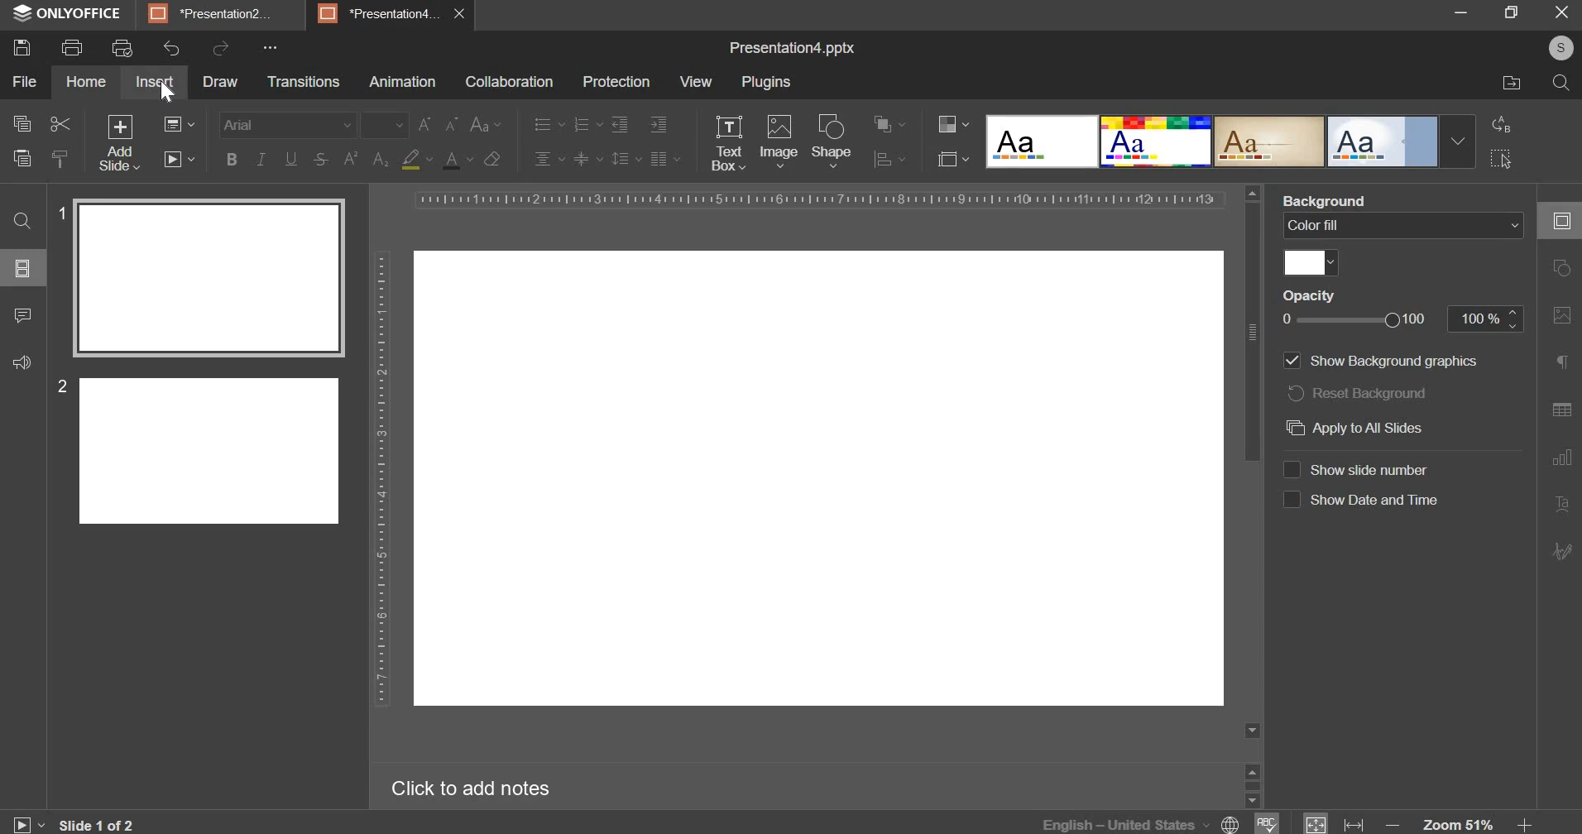 This screenshot has width=1582, height=834. I want to click on plugins, so click(766, 82).